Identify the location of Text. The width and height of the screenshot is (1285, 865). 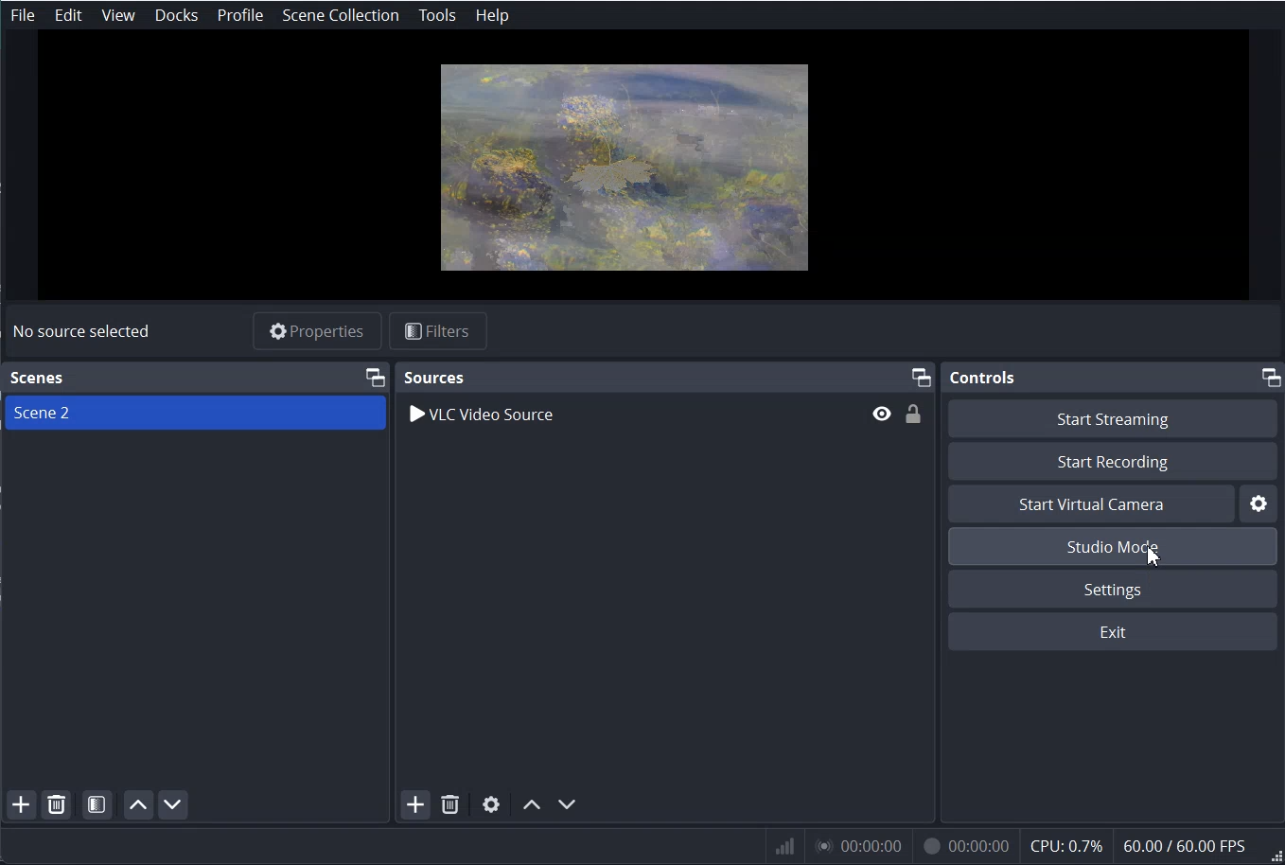
(80, 331).